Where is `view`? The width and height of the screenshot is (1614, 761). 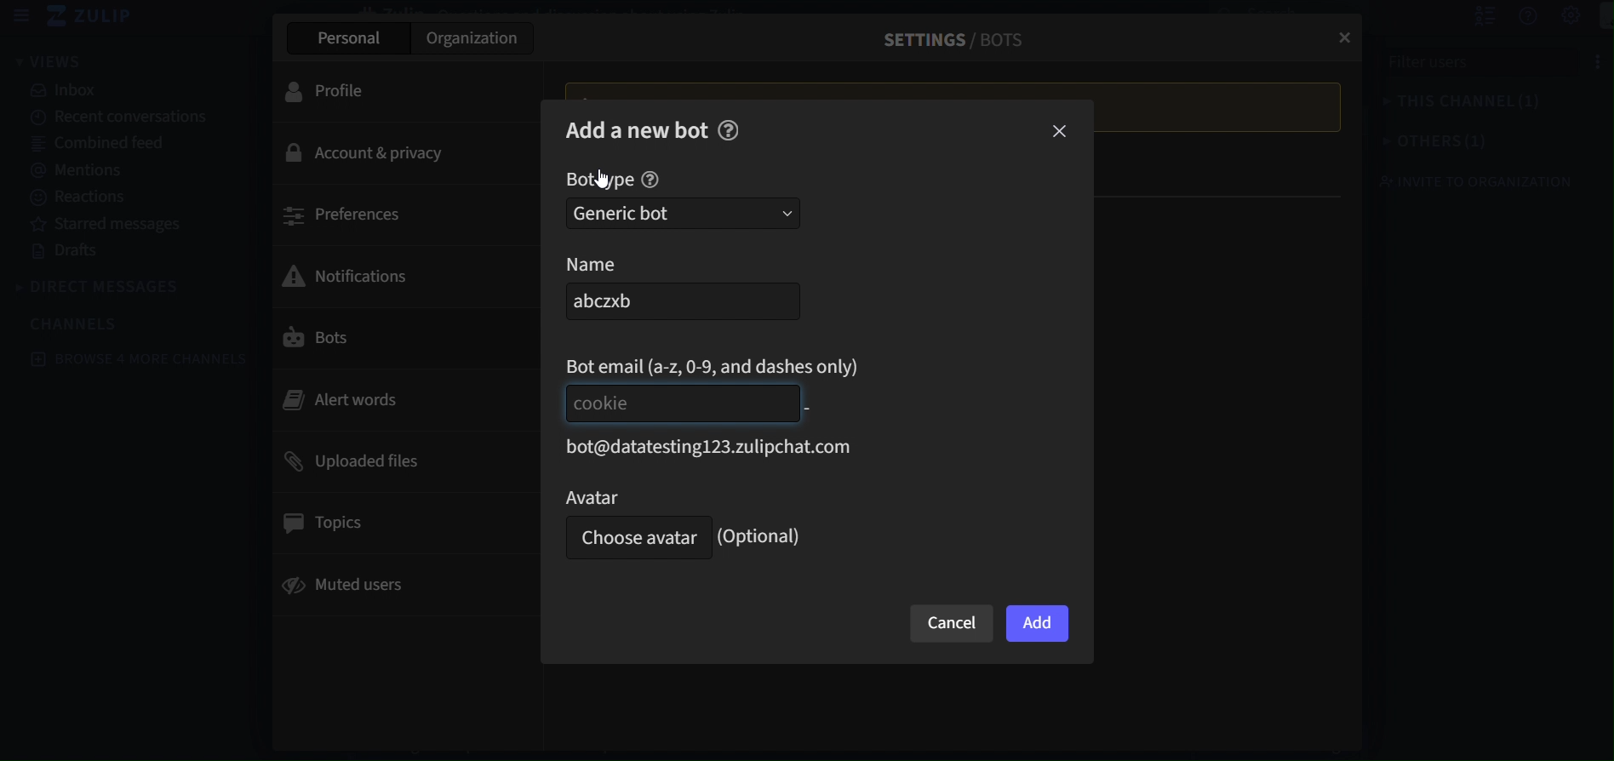
view is located at coordinates (49, 60).